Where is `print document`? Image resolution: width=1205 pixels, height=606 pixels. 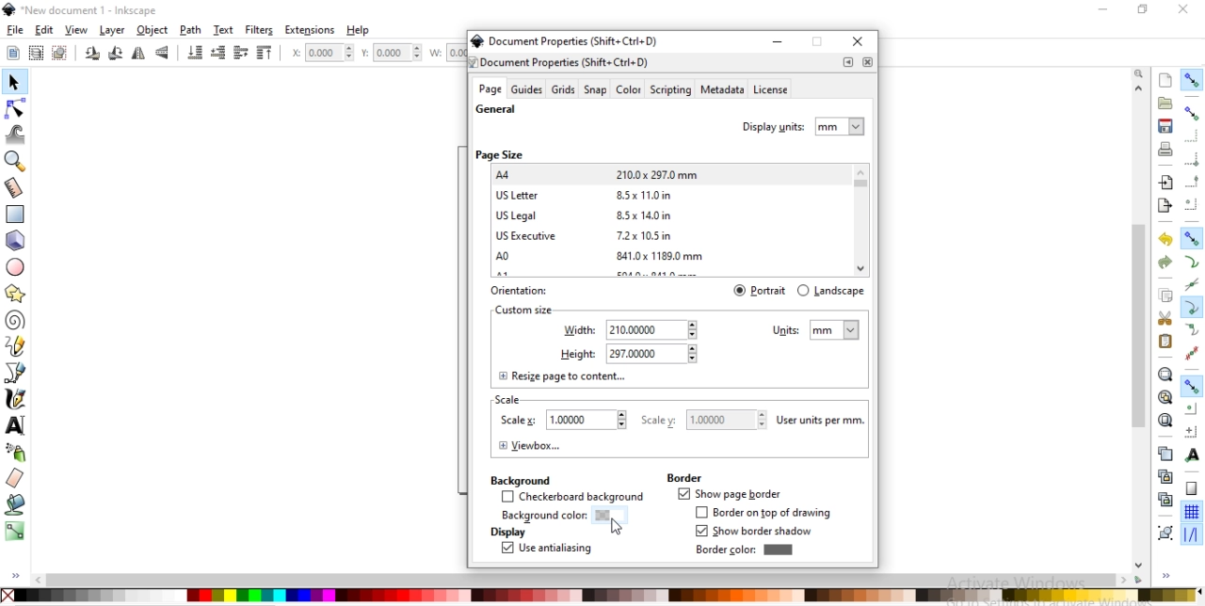 print document is located at coordinates (1164, 149).